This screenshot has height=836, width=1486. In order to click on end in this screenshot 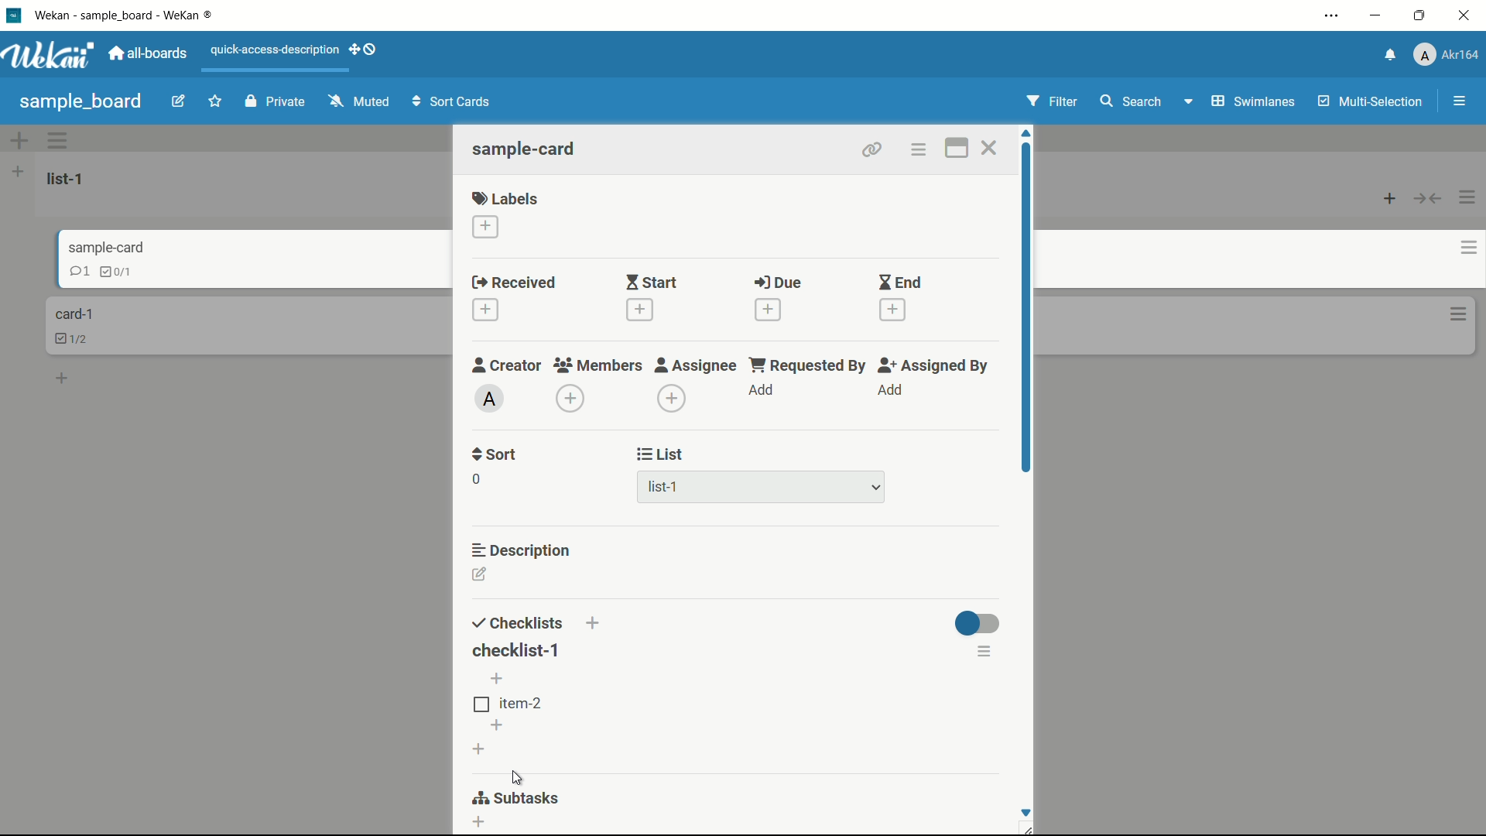, I will do `click(900, 282)`.